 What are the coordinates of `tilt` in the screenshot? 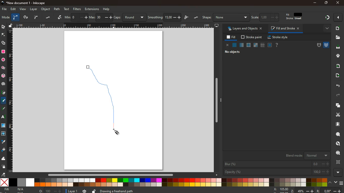 It's located at (59, 17).